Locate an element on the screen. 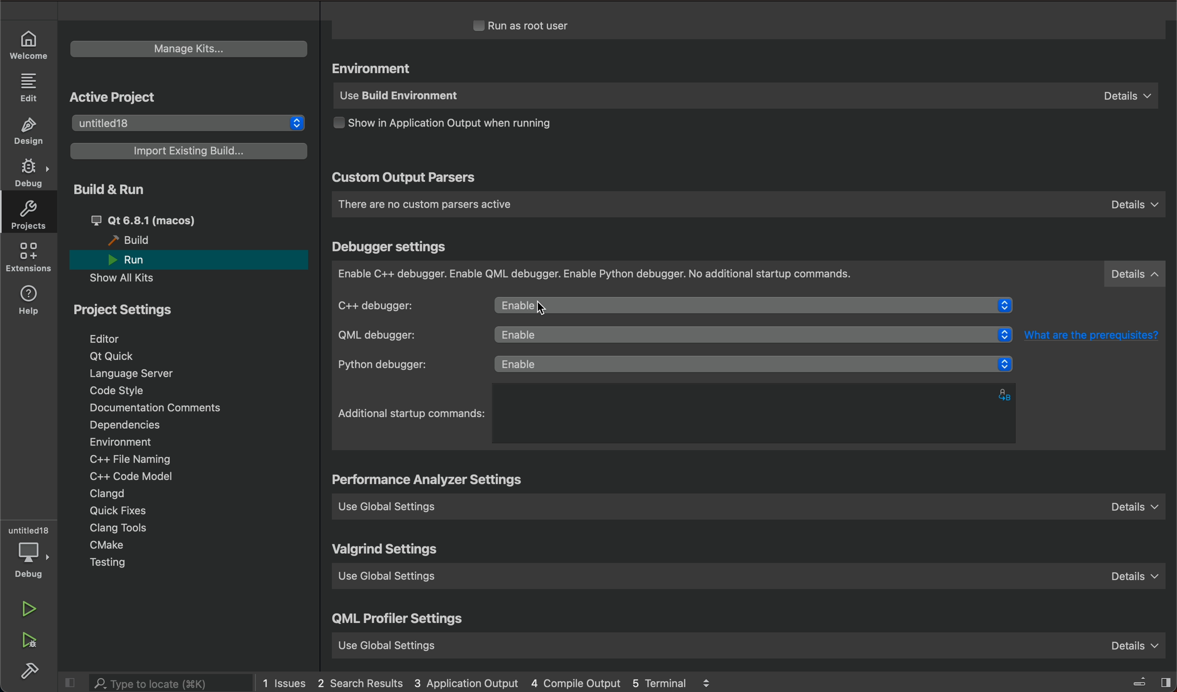 The image size is (1177, 692). output is located at coordinates (459, 126).